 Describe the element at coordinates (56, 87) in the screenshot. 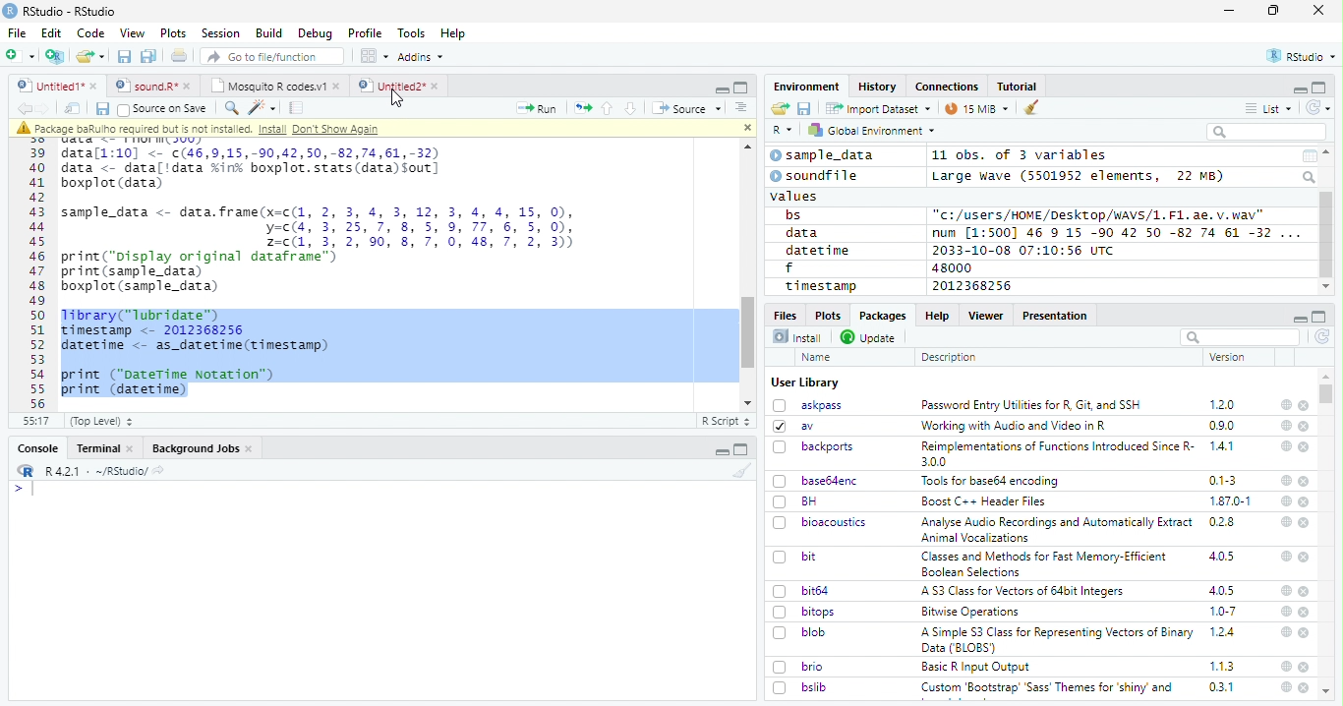

I see `Untitled1*` at that location.